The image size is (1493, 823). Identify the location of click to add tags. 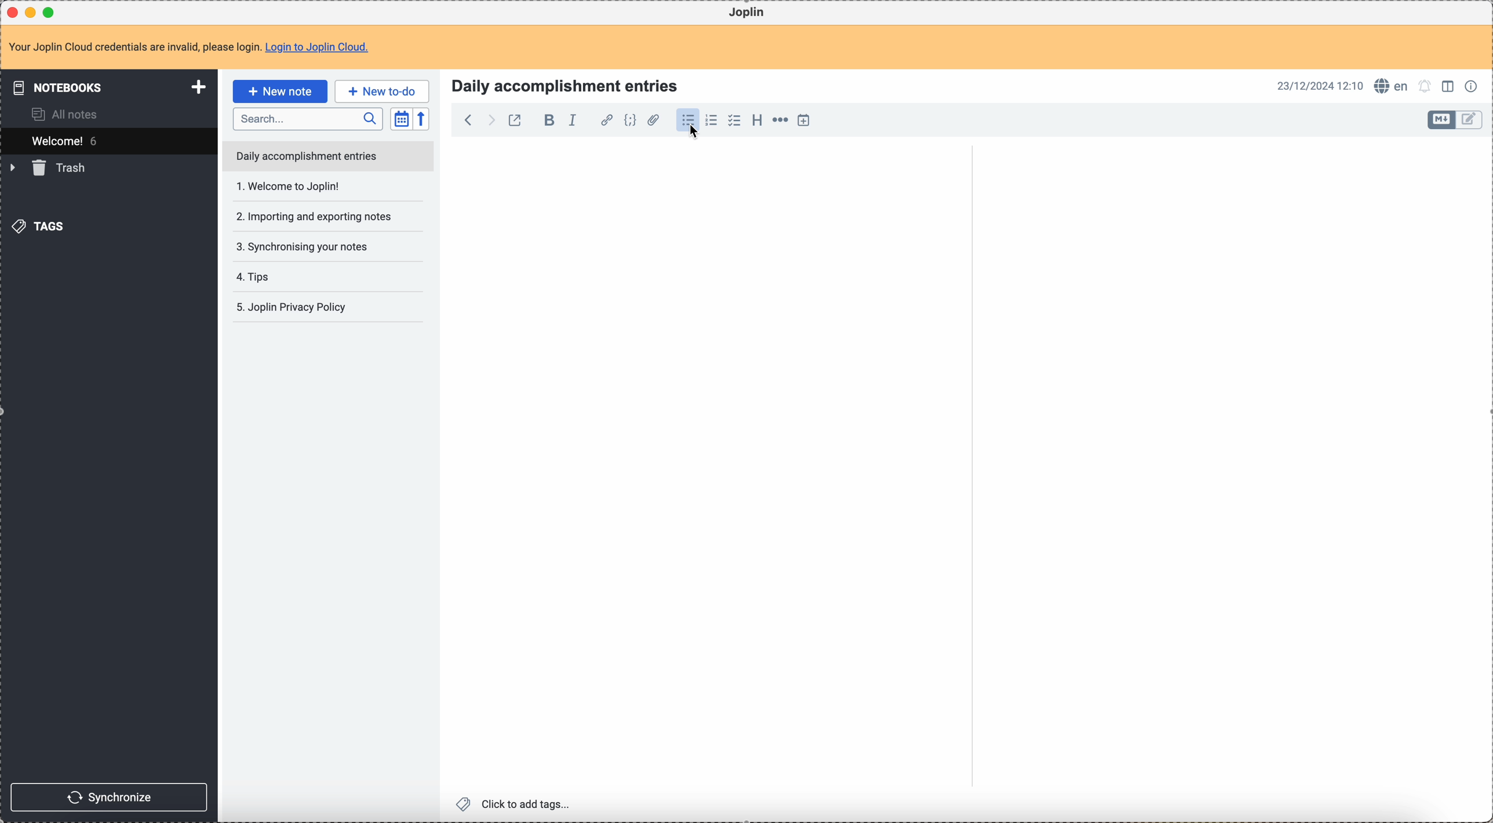
(515, 805).